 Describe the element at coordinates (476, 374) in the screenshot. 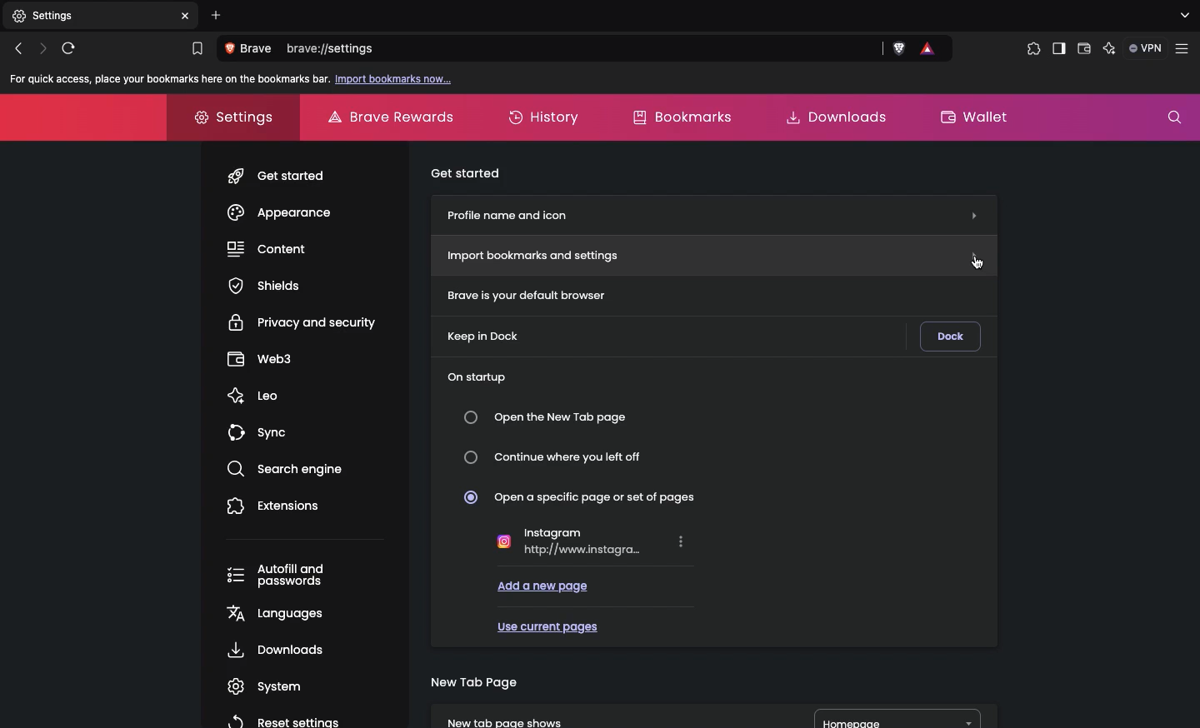

I see `On start up` at that location.